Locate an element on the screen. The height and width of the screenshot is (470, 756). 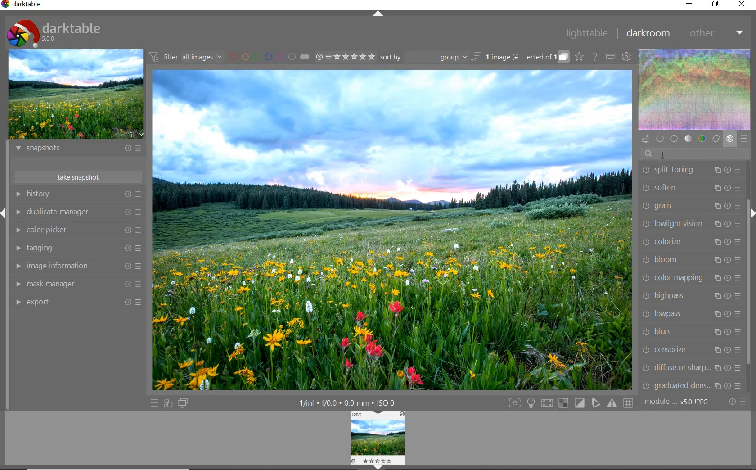
highpass is located at coordinates (689, 296).